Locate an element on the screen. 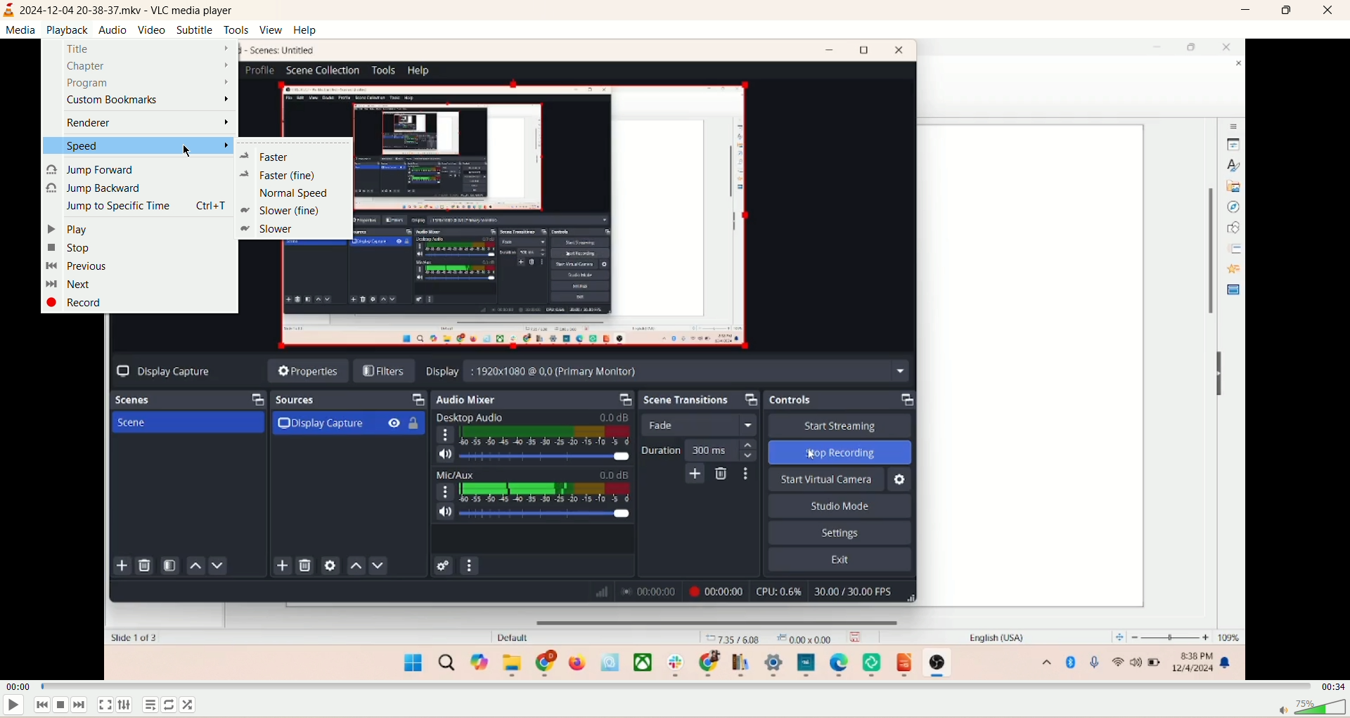 This screenshot has height=718, width=1350. jump to specific time is located at coordinates (147, 204).